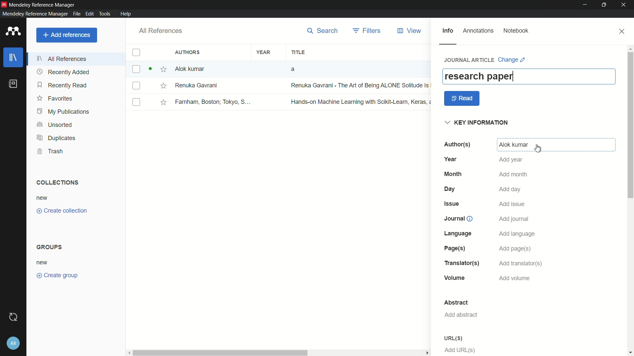 The width and height of the screenshot is (634, 356). What do you see at coordinates (511, 189) in the screenshot?
I see `add day` at bounding box center [511, 189].